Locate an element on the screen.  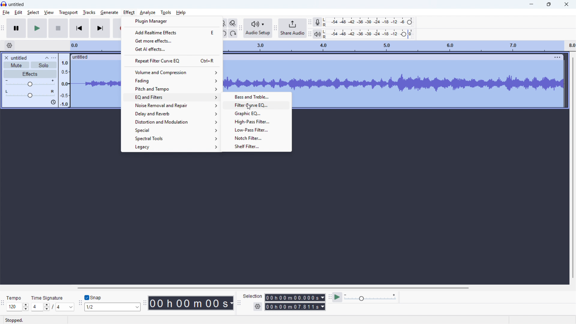
Recording level  is located at coordinates (367, 22).